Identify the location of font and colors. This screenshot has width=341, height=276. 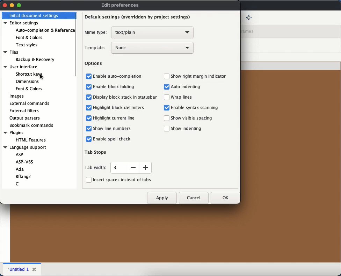
(29, 89).